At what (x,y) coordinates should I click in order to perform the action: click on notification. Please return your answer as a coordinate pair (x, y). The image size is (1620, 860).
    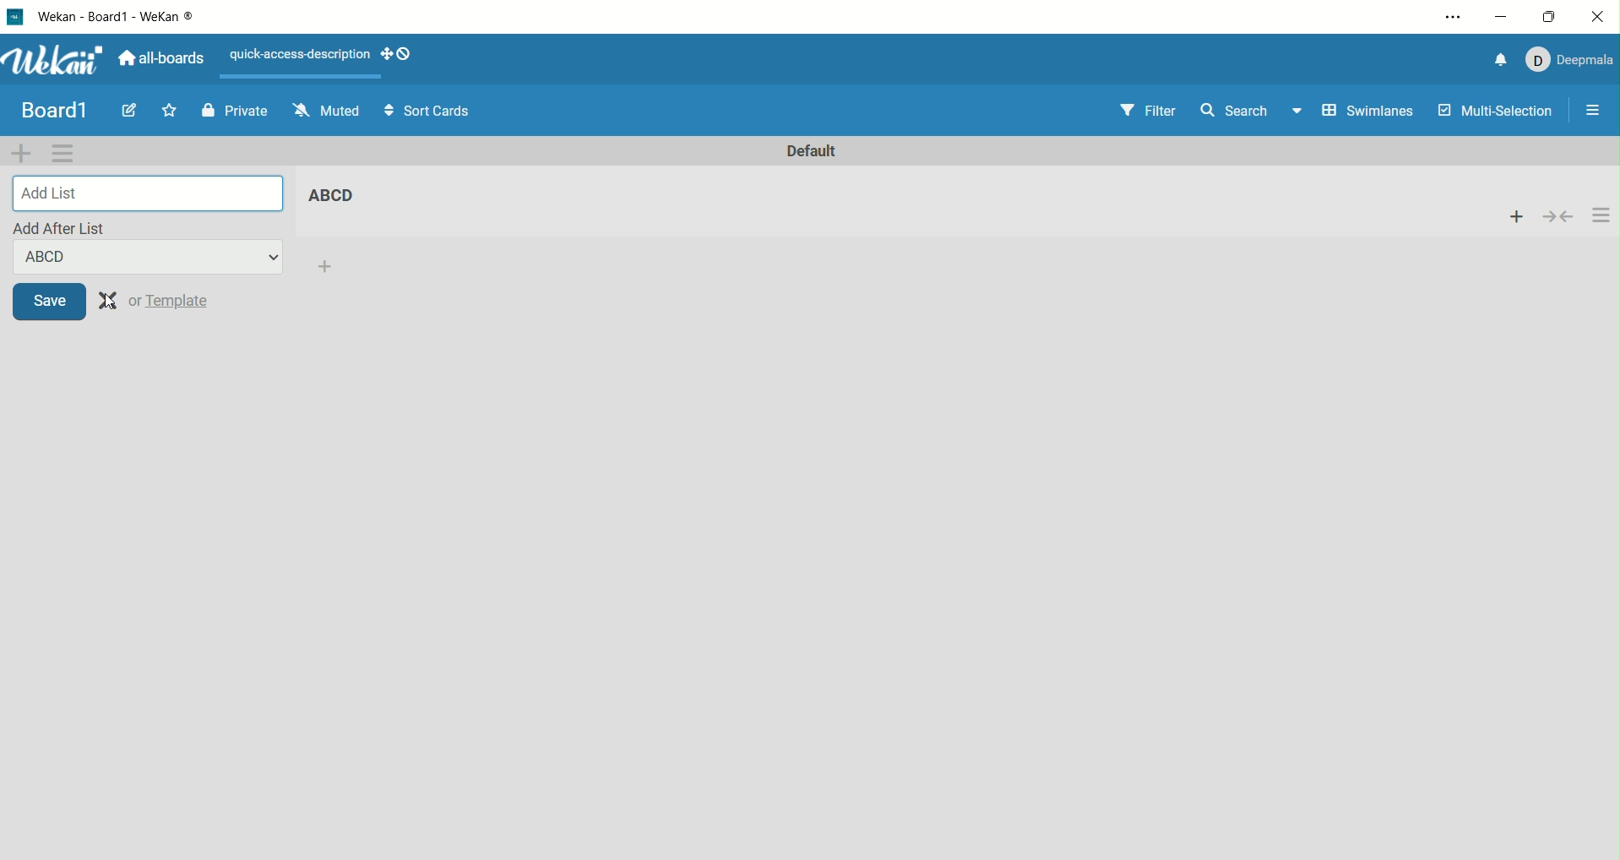
    Looking at the image, I should click on (1502, 60).